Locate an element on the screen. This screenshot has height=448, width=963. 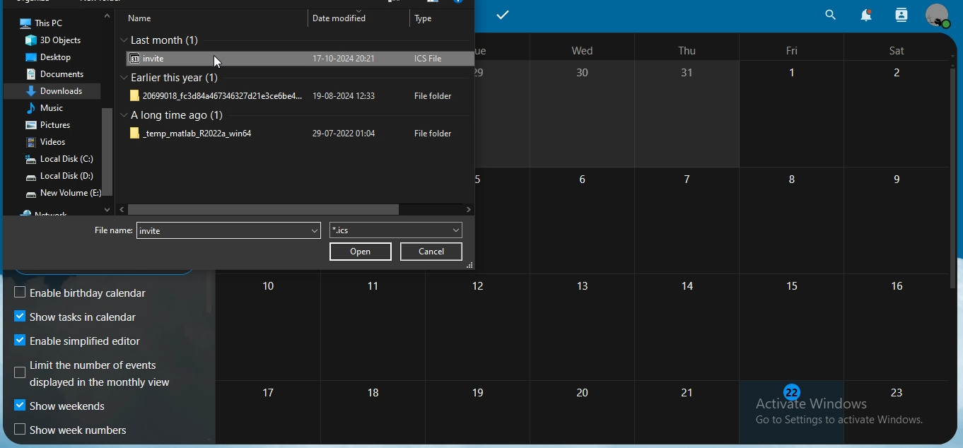
invite is located at coordinates (293, 60).